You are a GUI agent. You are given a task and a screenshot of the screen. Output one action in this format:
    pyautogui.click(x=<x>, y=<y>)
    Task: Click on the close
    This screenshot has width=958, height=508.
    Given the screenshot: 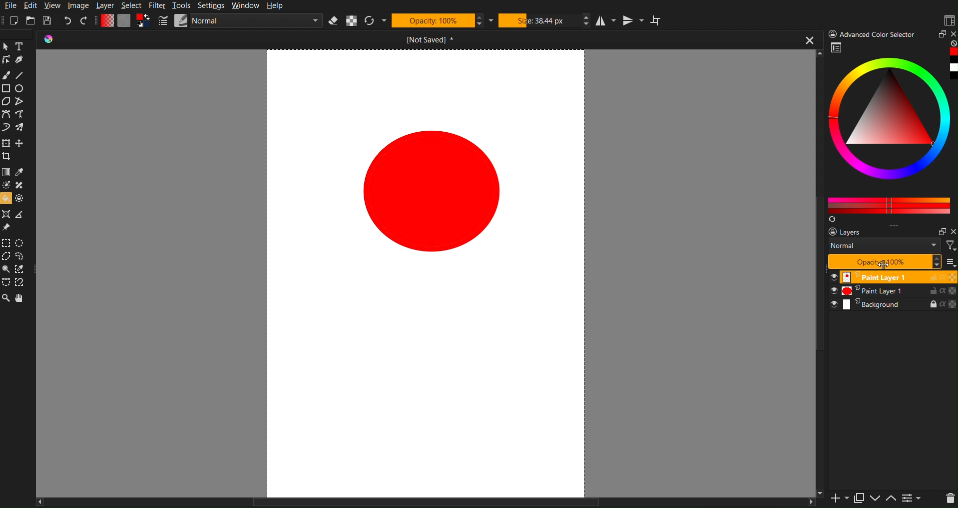 What is the action you would take?
    pyautogui.click(x=811, y=42)
    